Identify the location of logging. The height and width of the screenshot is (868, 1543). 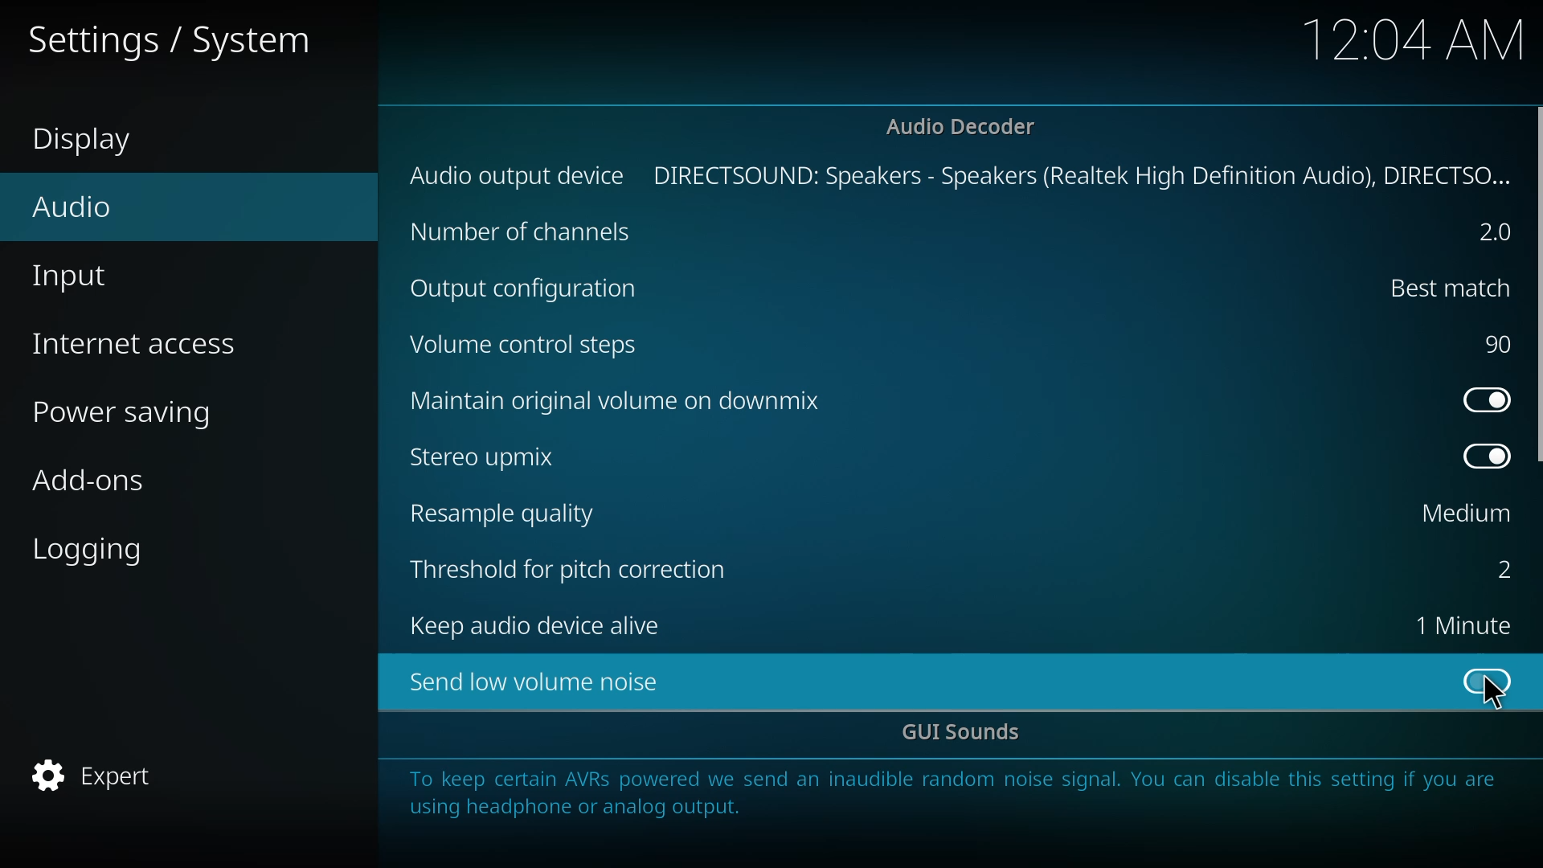
(102, 550).